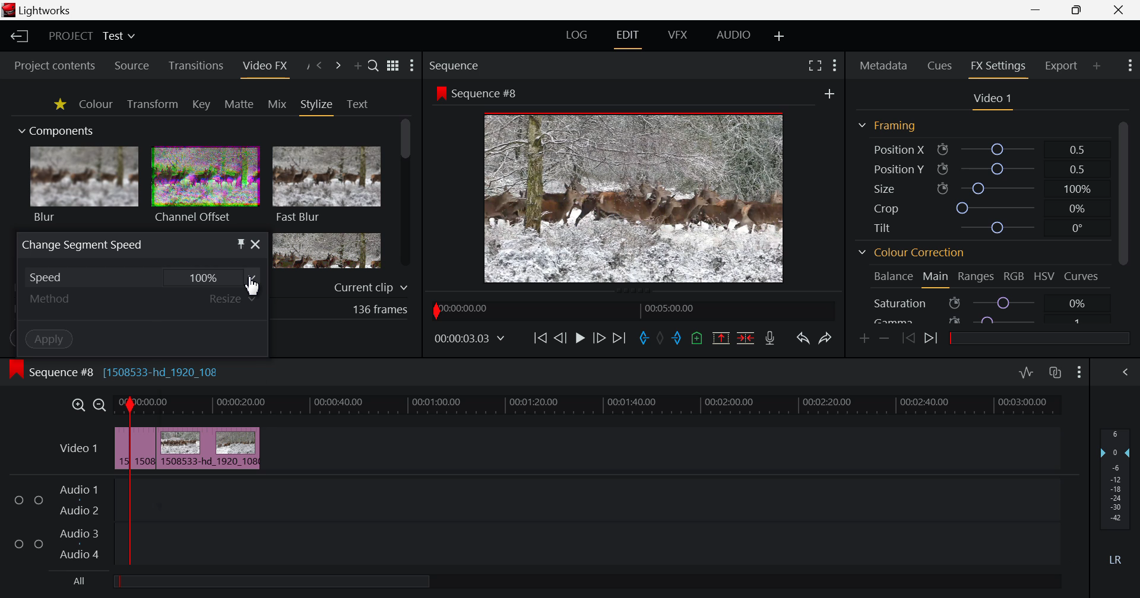 This screenshot has height=598, width=1140. What do you see at coordinates (1129, 67) in the screenshot?
I see `Show Settings` at bounding box center [1129, 67].